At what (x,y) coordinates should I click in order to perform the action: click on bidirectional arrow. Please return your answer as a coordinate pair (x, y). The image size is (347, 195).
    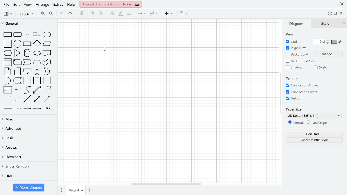
    Looking at the image, I should click on (38, 90).